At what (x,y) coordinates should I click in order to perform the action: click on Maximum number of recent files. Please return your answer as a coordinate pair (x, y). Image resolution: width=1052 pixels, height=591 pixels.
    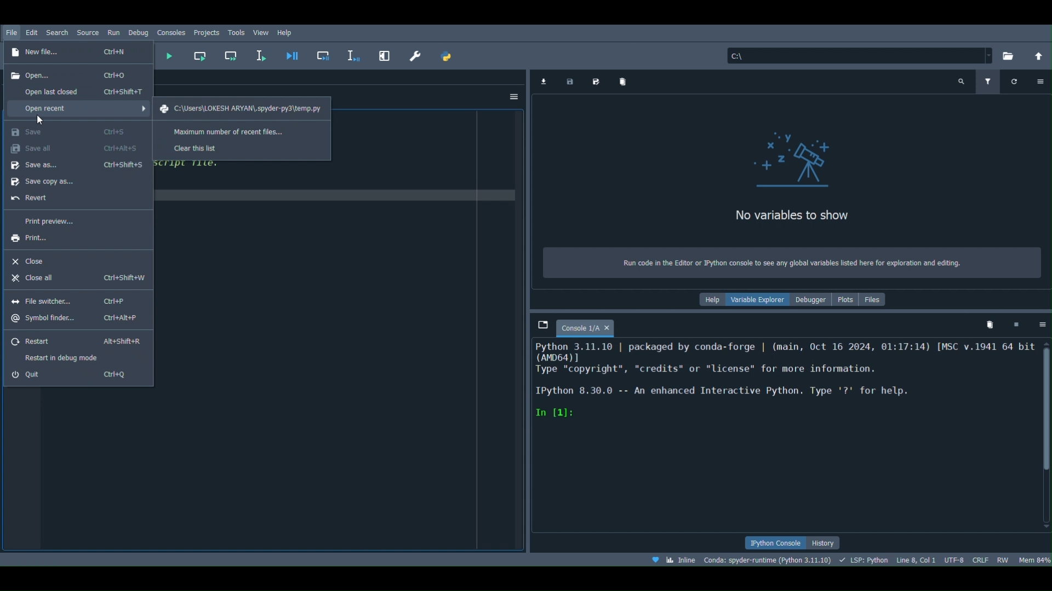
    Looking at the image, I should click on (231, 131).